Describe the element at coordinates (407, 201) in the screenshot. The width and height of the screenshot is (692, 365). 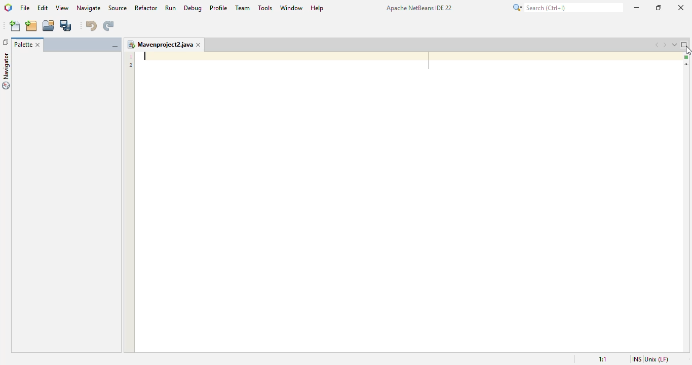
I see `editor window` at that location.